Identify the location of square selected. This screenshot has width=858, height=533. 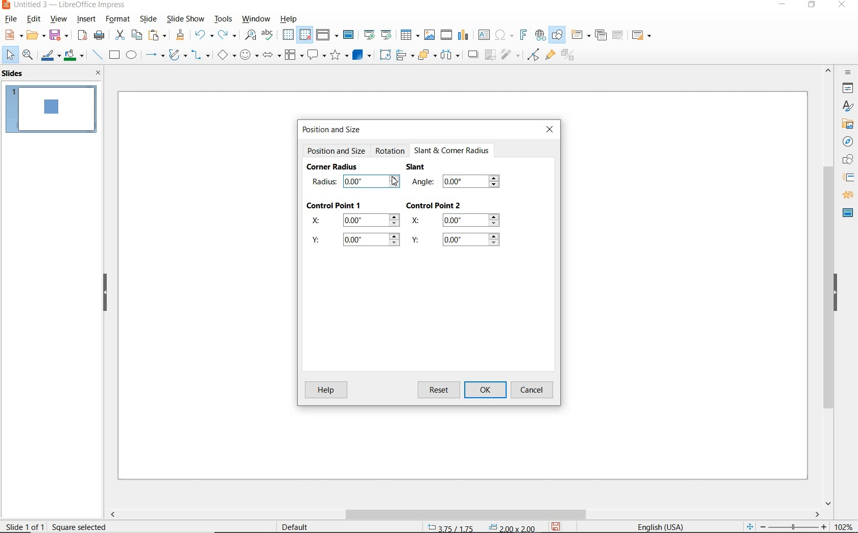
(80, 525).